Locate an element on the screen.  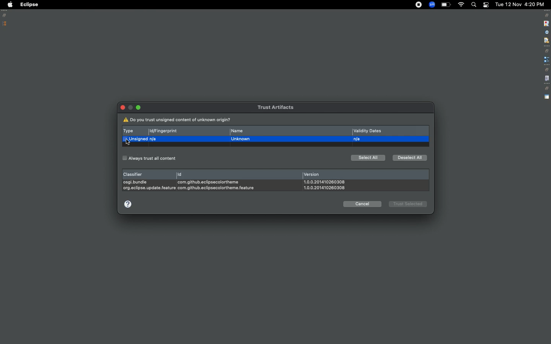
Search is located at coordinates (473, 5).